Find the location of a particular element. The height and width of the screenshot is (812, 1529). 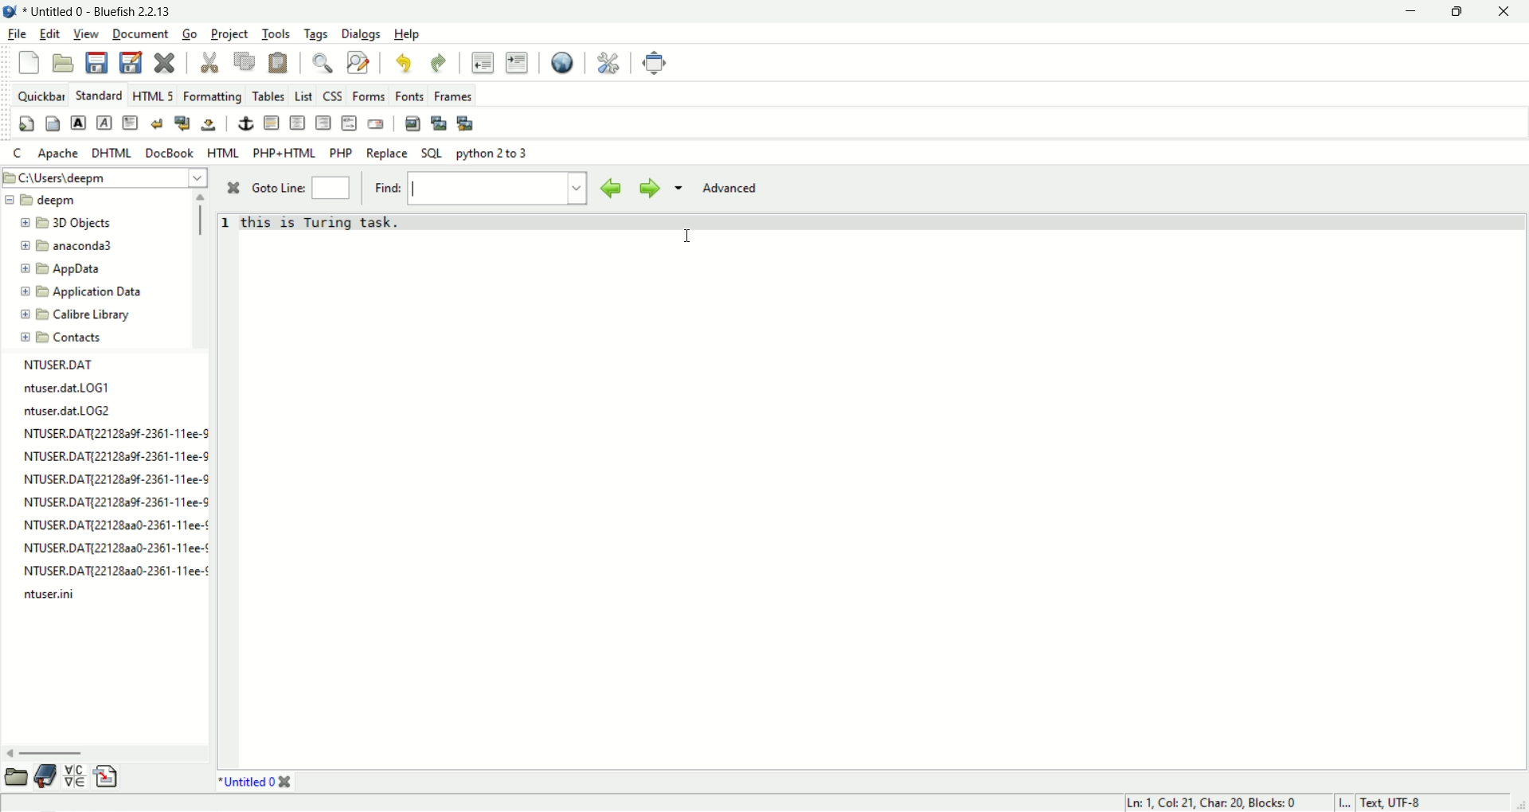

I... Text, UTF-8 is located at coordinates (1381, 801).